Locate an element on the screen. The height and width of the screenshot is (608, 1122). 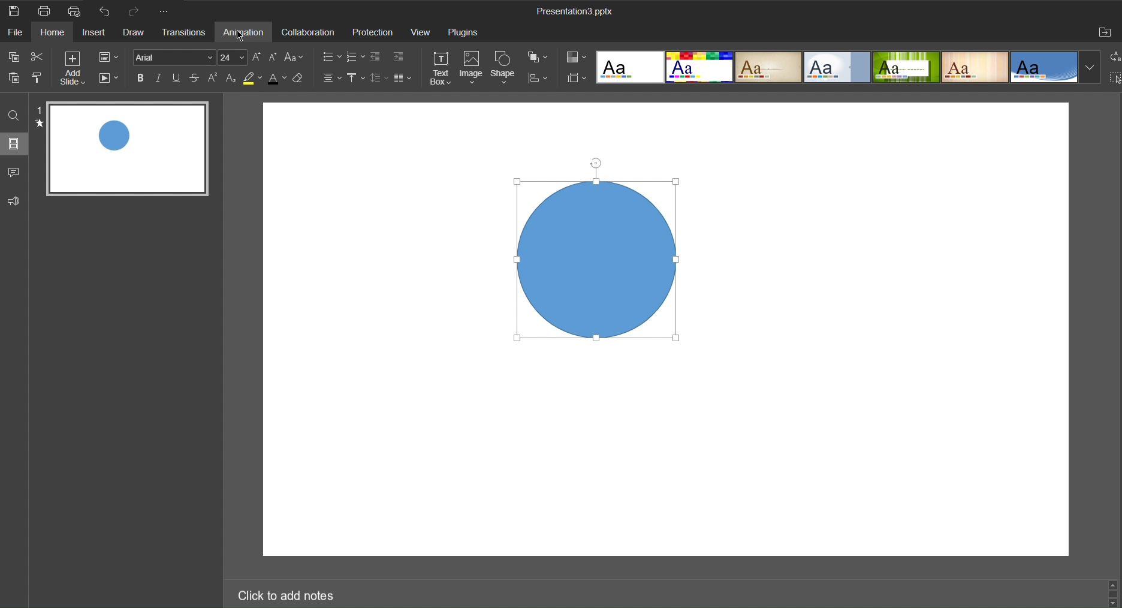
Select All is located at coordinates (1114, 77).